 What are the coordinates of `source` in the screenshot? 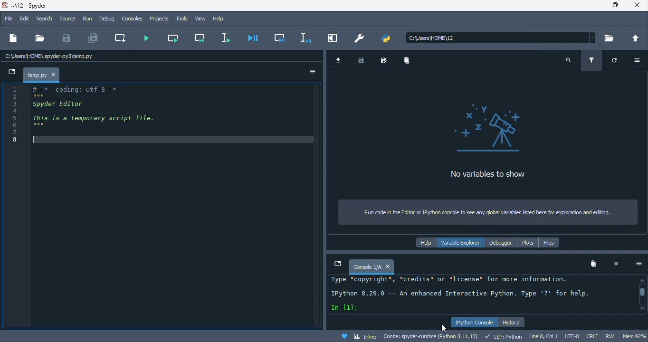 It's located at (67, 19).